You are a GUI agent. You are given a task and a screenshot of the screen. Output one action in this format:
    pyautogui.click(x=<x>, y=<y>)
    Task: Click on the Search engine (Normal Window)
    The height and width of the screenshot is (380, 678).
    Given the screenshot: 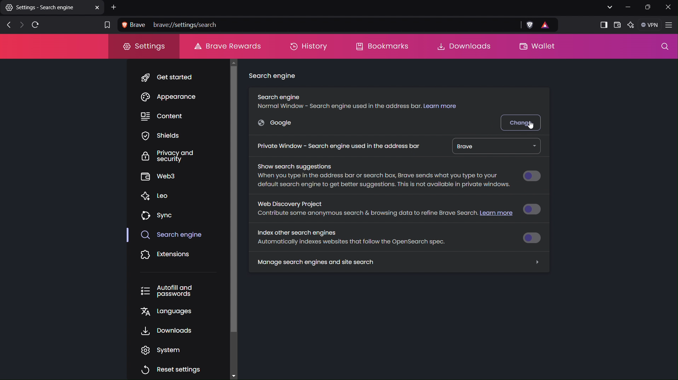 What is the action you would take?
    pyautogui.click(x=359, y=100)
    